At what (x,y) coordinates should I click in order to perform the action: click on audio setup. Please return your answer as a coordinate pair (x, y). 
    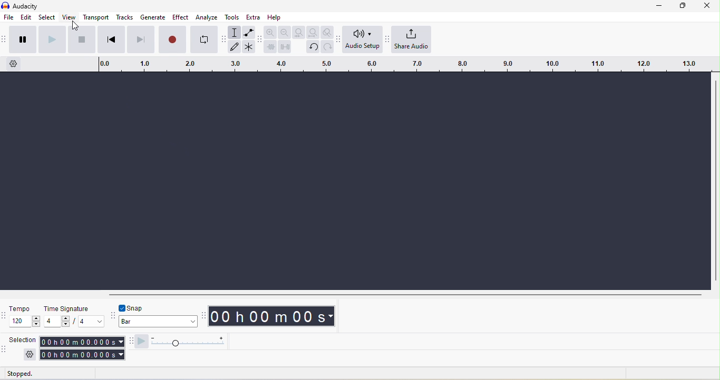
    Looking at the image, I should click on (363, 39).